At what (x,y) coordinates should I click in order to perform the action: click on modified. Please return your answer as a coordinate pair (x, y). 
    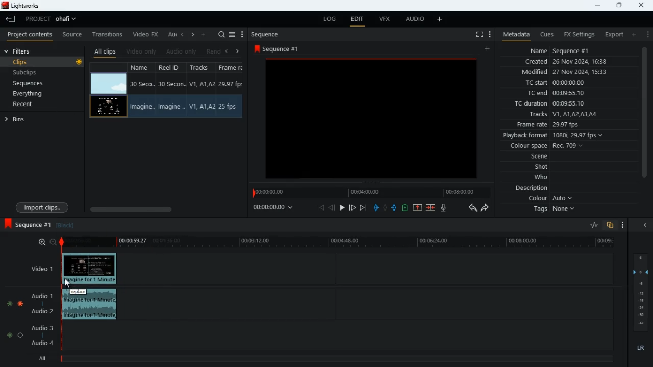
    Looking at the image, I should click on (564, 72).